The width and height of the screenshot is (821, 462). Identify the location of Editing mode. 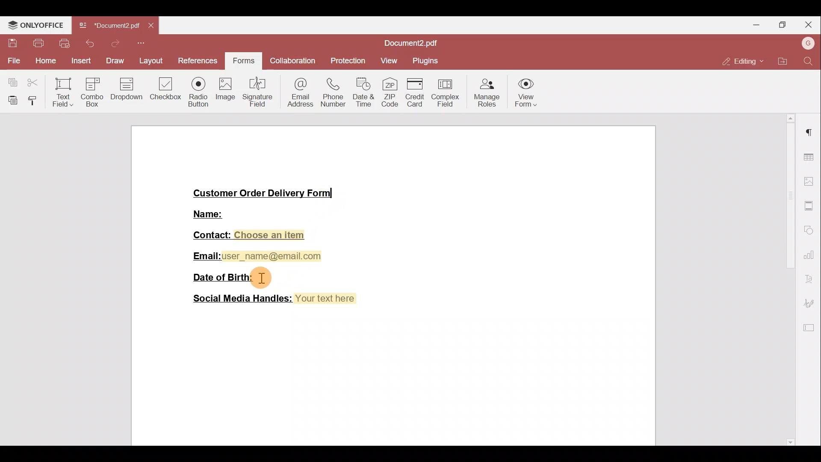
(740, 61).